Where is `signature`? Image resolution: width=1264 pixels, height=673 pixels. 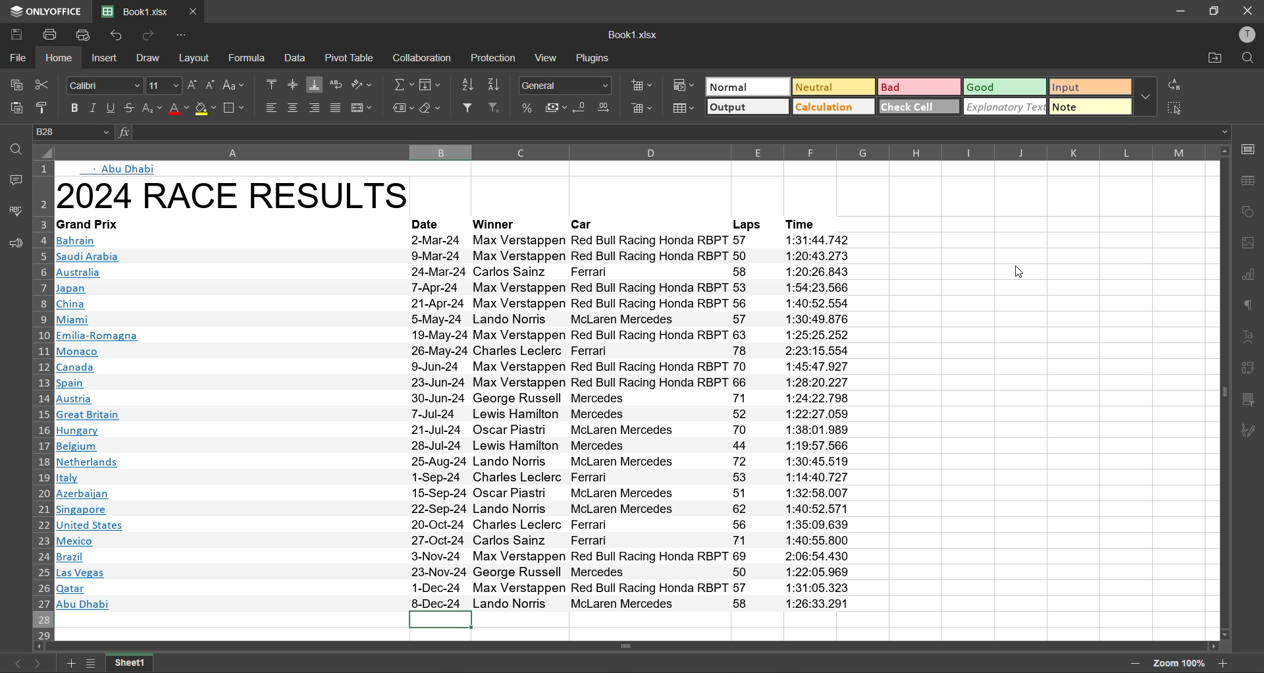
signature is located at coordinates (1252, 430).